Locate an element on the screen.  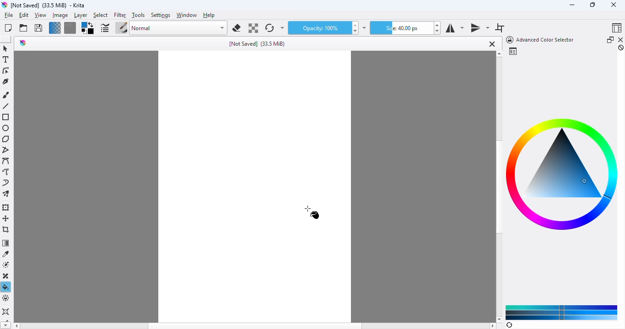
transform a layer or a selection is located at coordinates (7, 207).